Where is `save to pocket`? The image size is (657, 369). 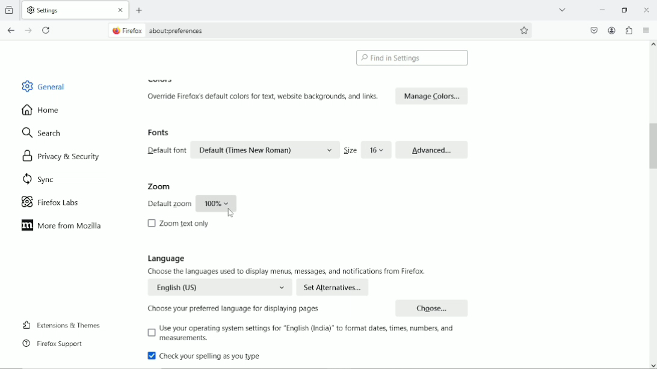 save to pocket is located at coordinates (593, 30).